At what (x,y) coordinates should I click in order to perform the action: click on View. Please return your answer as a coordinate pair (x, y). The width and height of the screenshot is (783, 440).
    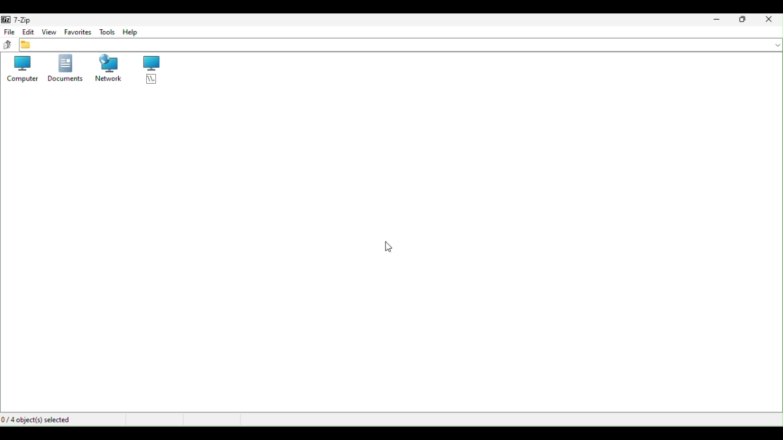
    Looking at the image, I should click on (48, 32).